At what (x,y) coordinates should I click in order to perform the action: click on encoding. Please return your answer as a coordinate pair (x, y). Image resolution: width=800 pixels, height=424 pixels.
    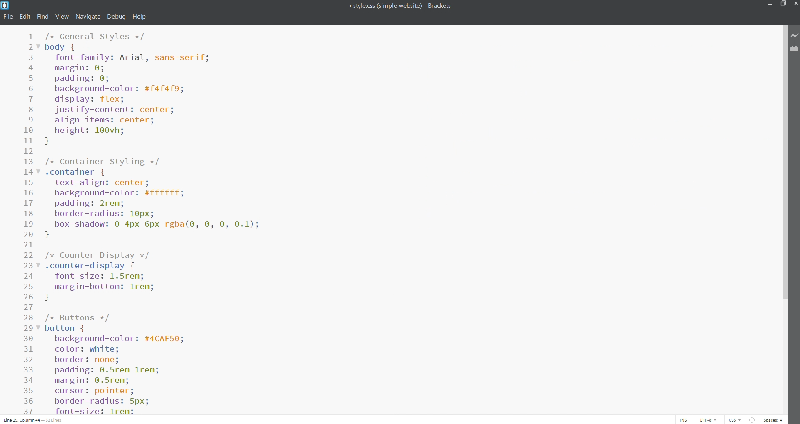
    Looking at the image, I should click on (707, 419).